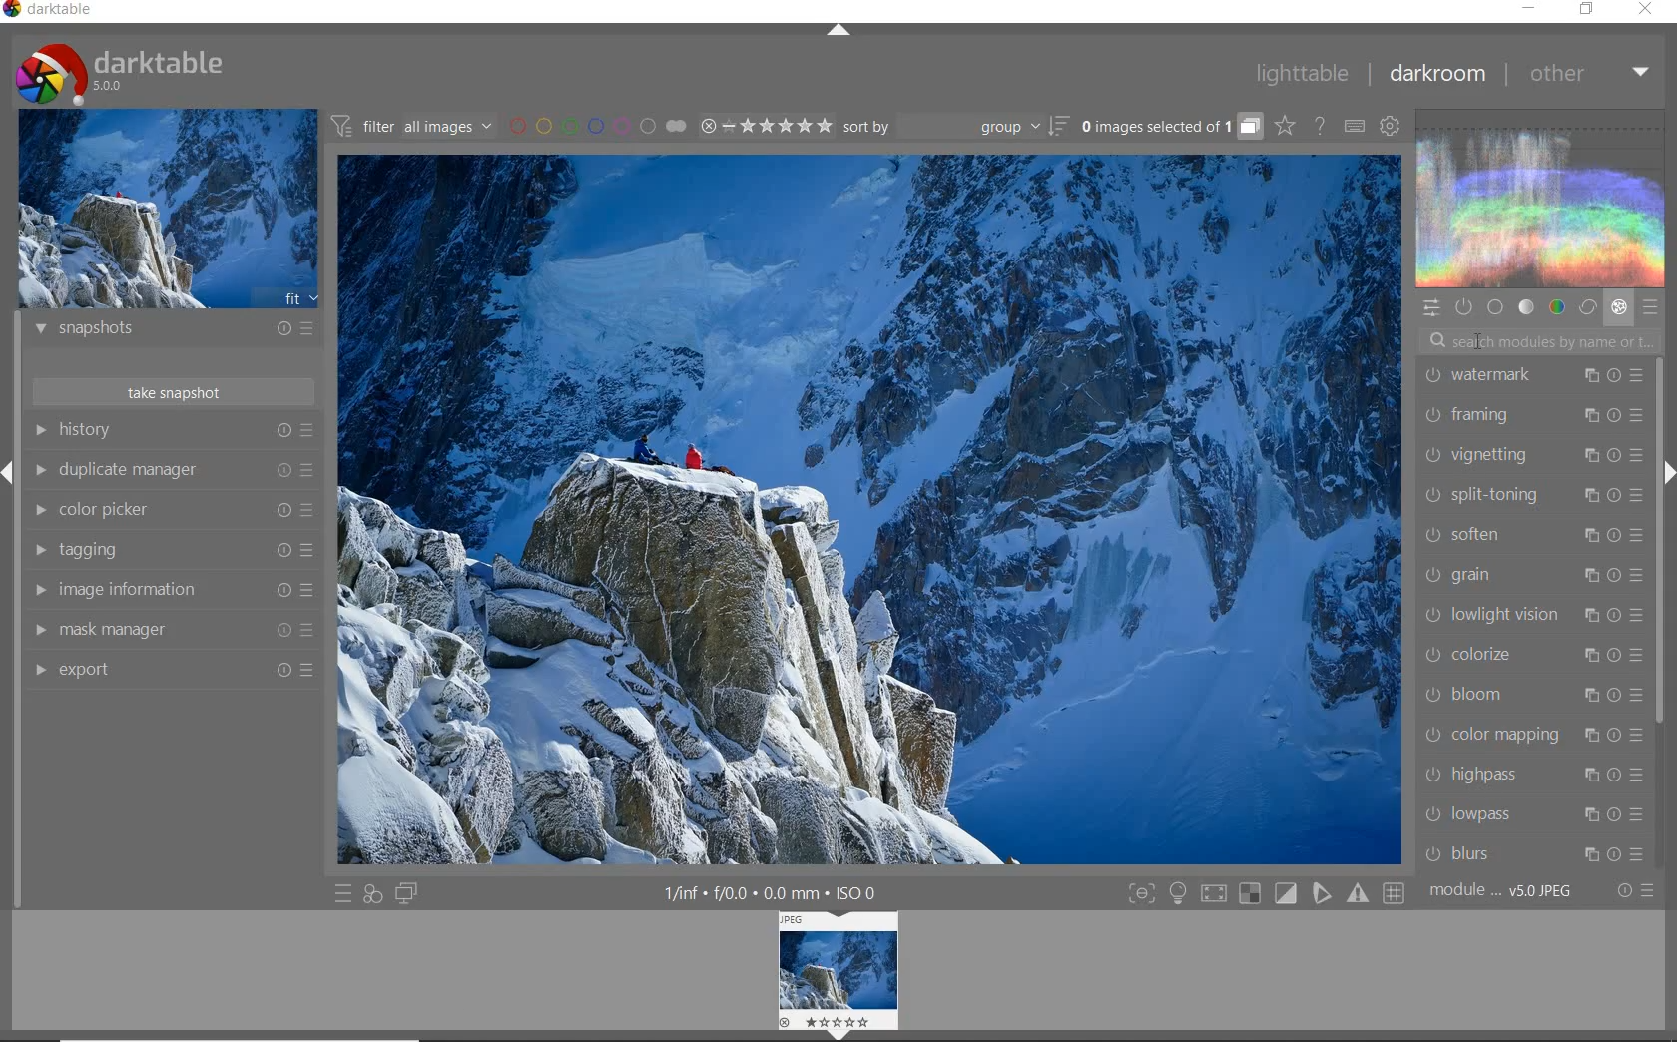 The image size is (1677, 1042). What do you see at coordinates (1436, 74) in the screenshot?
I see `darkroom` at bounding box center [1436, 74].